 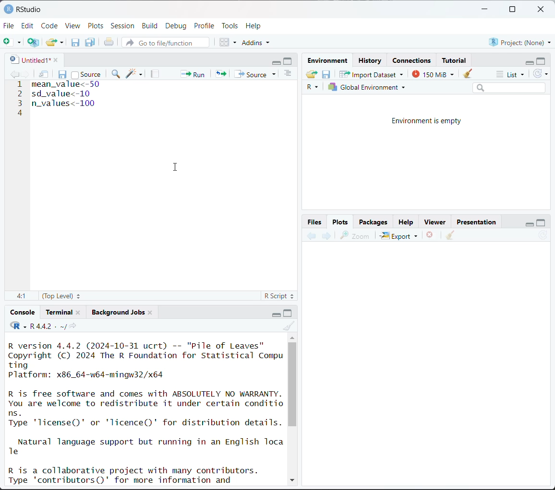 What do you see at coordinates (314, 88) in the screenshot?
I see `R` at bounding box center [314, 88].